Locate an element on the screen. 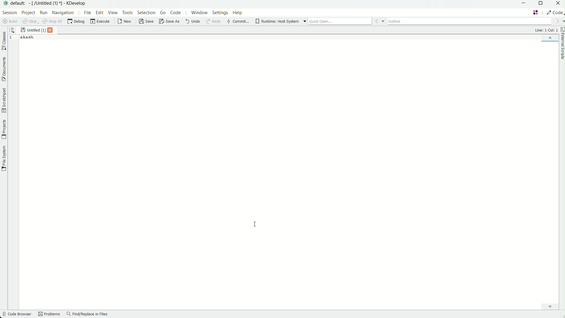 This screenshot has width=565, height=318. undo is located at coordinates (192, 21).